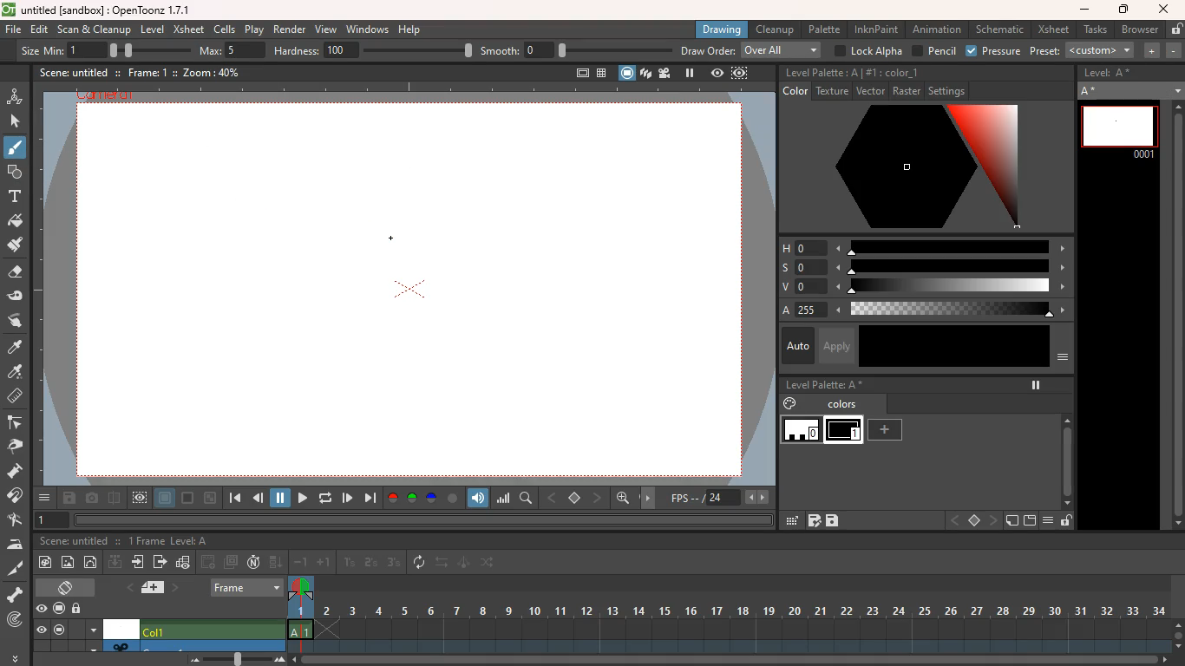  What do you see at coordinates (69, 561) in the screenshot?
I see `image` at bounding box center [69, 561].